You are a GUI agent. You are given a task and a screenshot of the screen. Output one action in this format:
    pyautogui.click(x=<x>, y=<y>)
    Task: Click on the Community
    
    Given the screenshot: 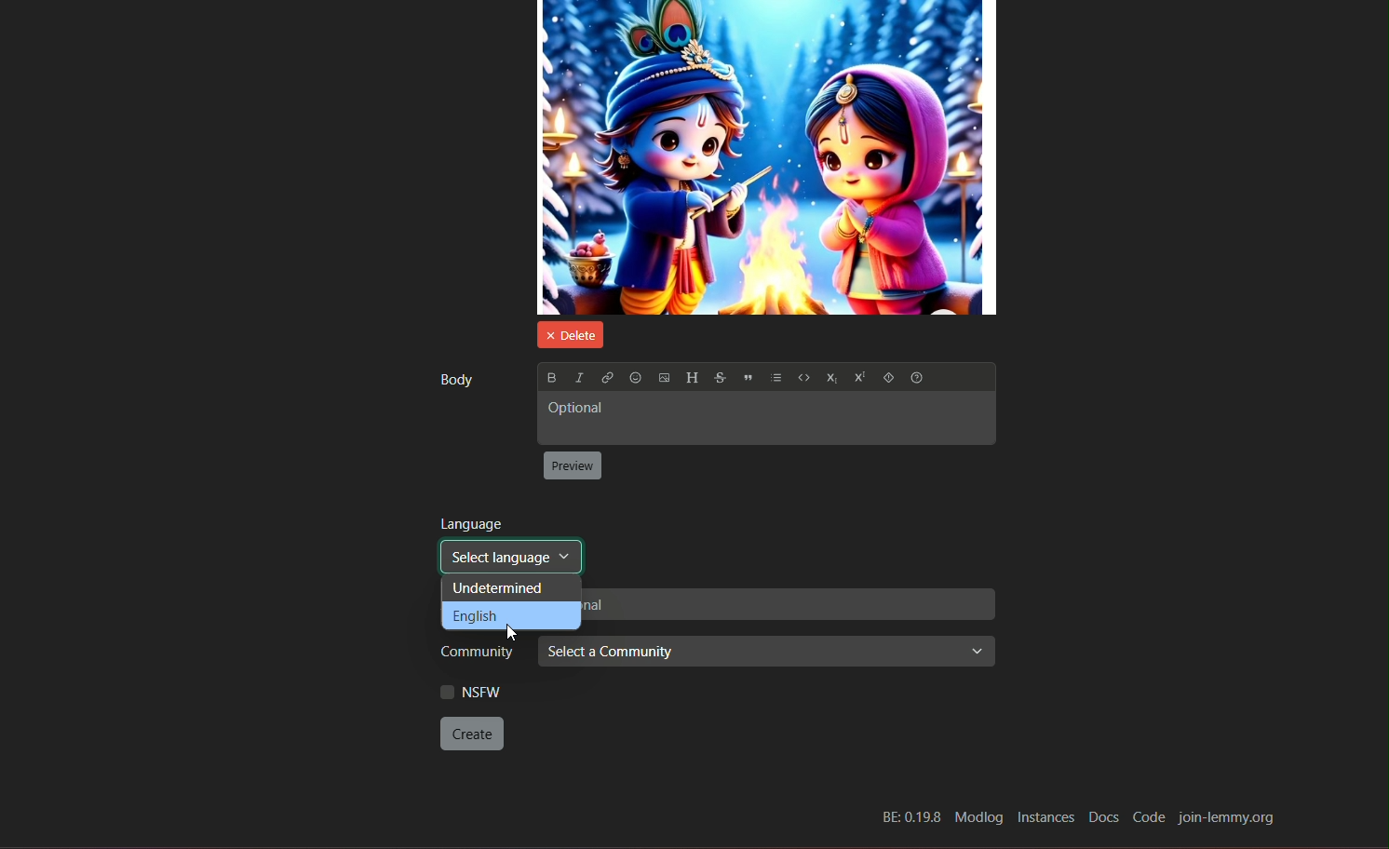 What is the action you would take?
    pyautogui.click(x=470, y=654)
    